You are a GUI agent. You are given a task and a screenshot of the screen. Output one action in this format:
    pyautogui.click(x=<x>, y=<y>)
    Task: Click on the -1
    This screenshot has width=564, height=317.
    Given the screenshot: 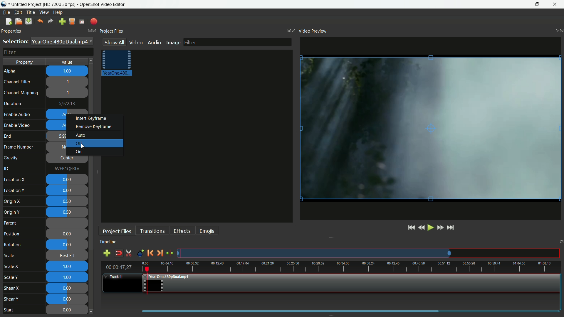 What is the action you would take?
    pyautogui.click(x=68, y=93)
    